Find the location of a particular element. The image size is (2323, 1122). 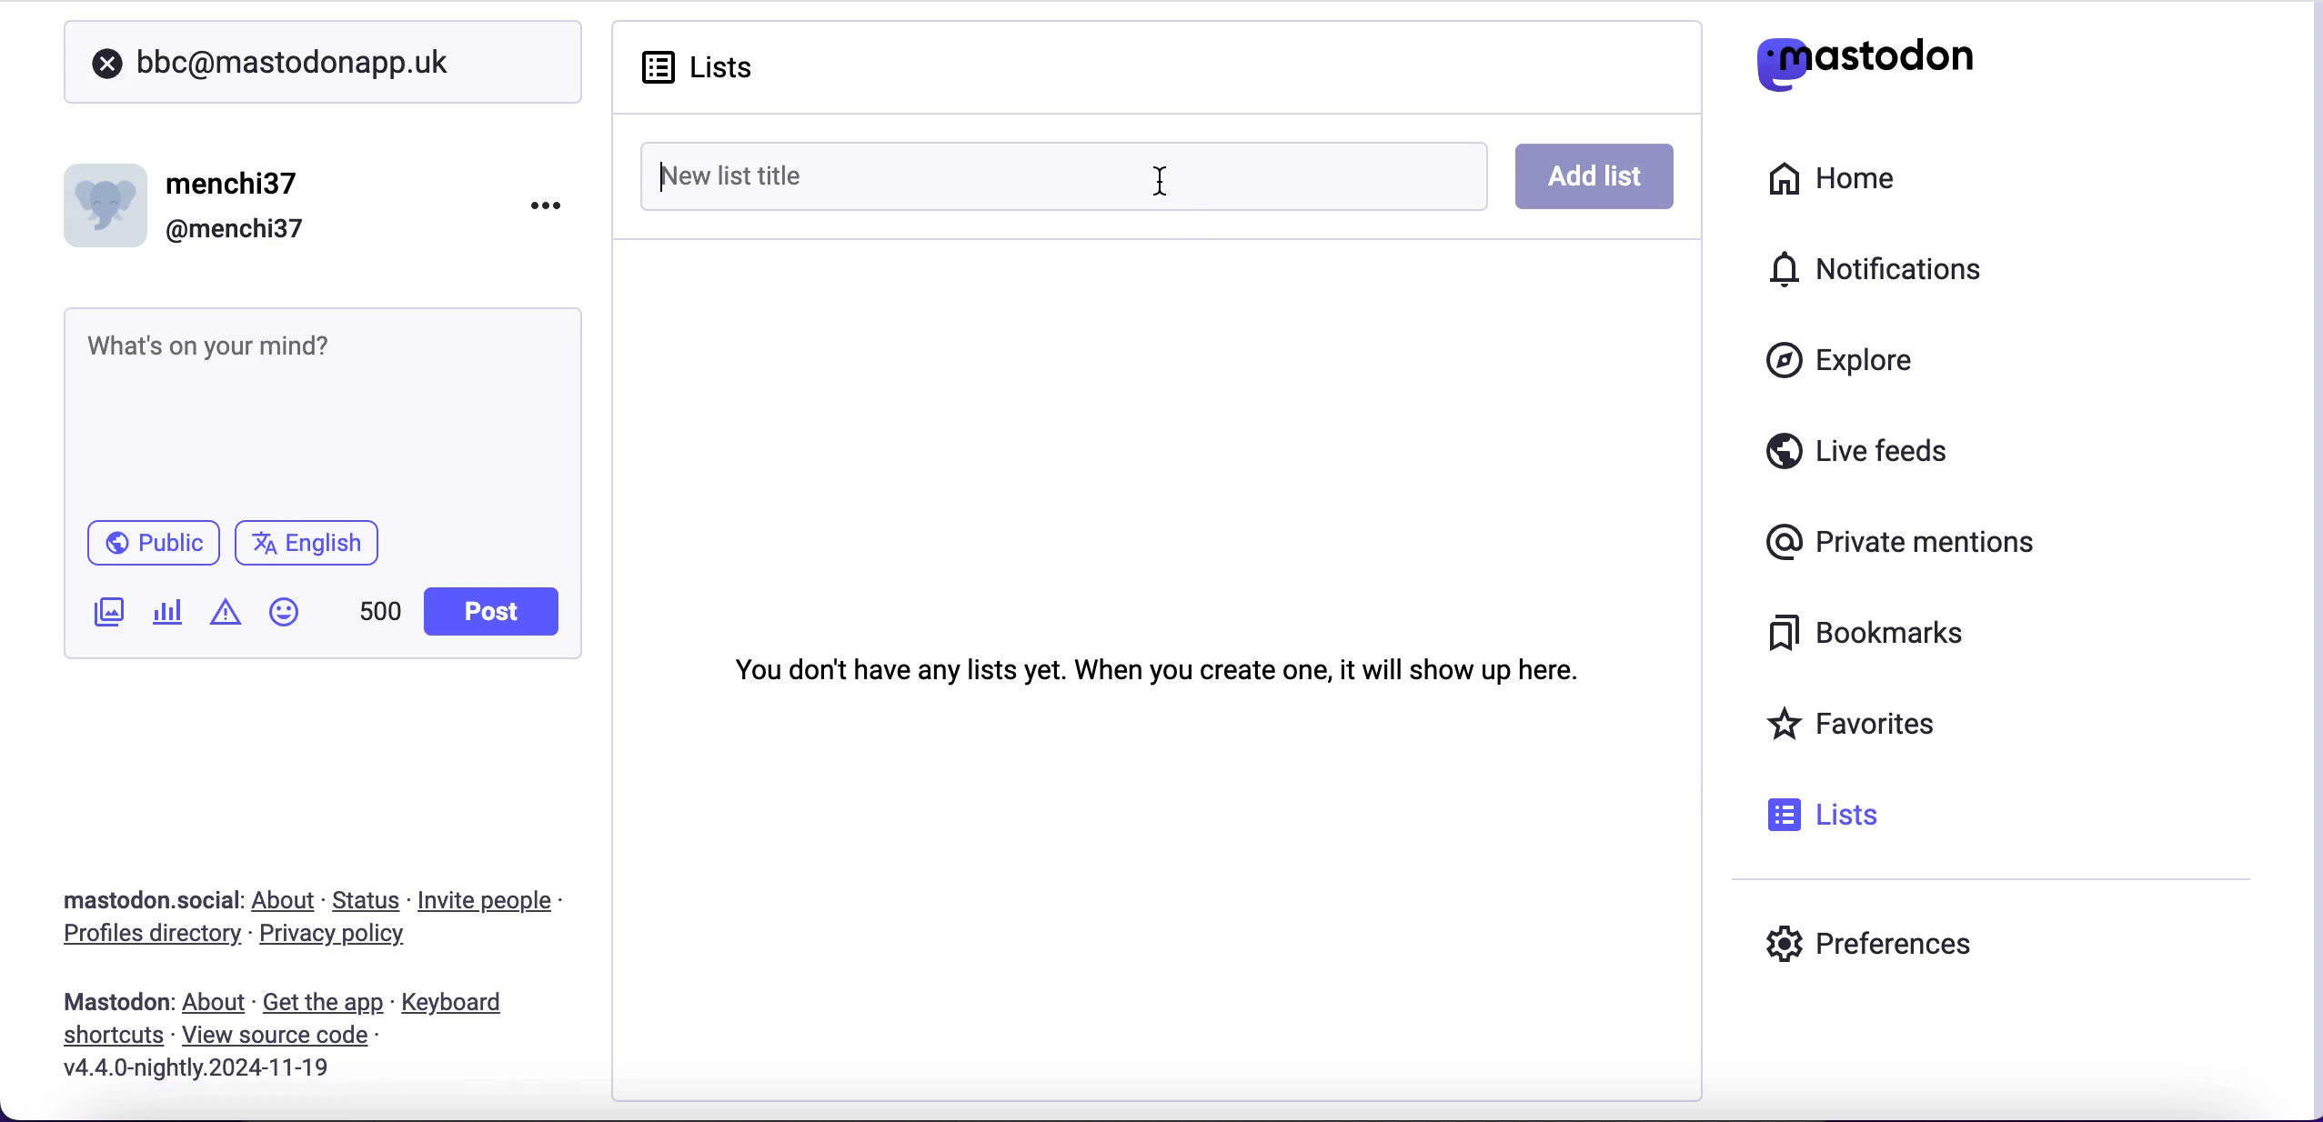

user search is located at coordinates (322, 62).